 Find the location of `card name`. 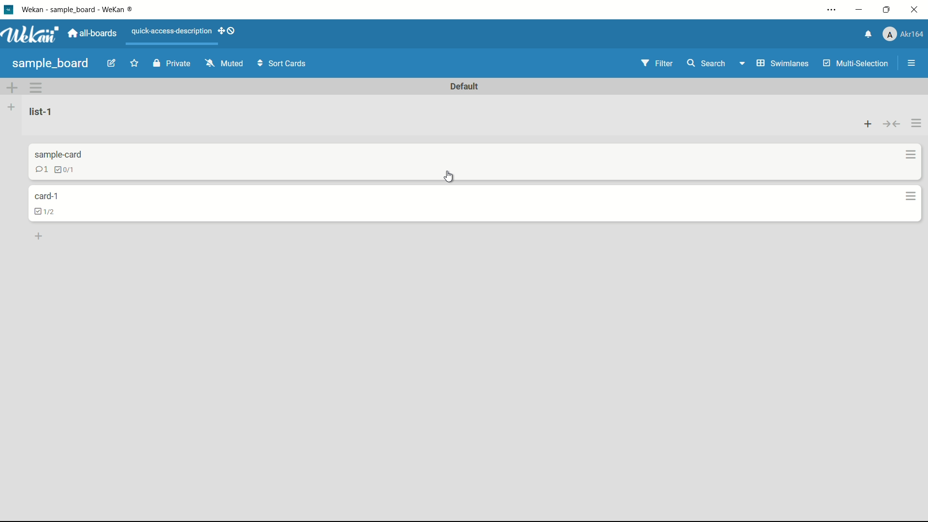

card name is located at coordinates (46, 196).